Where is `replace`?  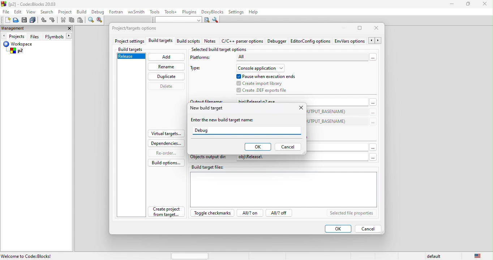 replace is located at coordinates (101, 20).